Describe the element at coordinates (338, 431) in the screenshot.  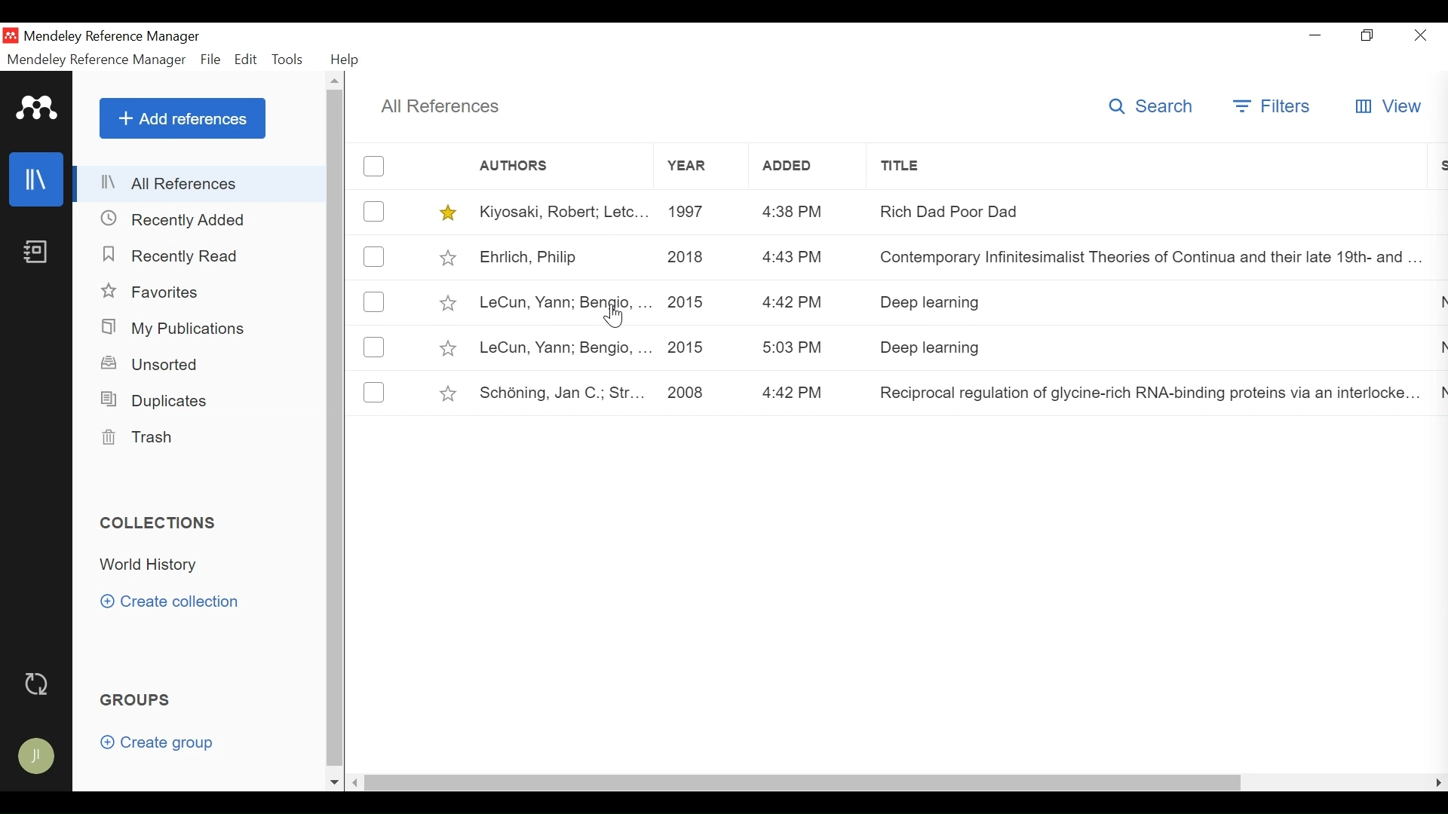
I see `Vertical Scroll bar` at that location.